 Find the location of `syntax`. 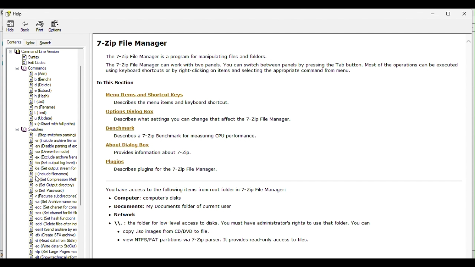

syntax is located at coordinates (31, 57).